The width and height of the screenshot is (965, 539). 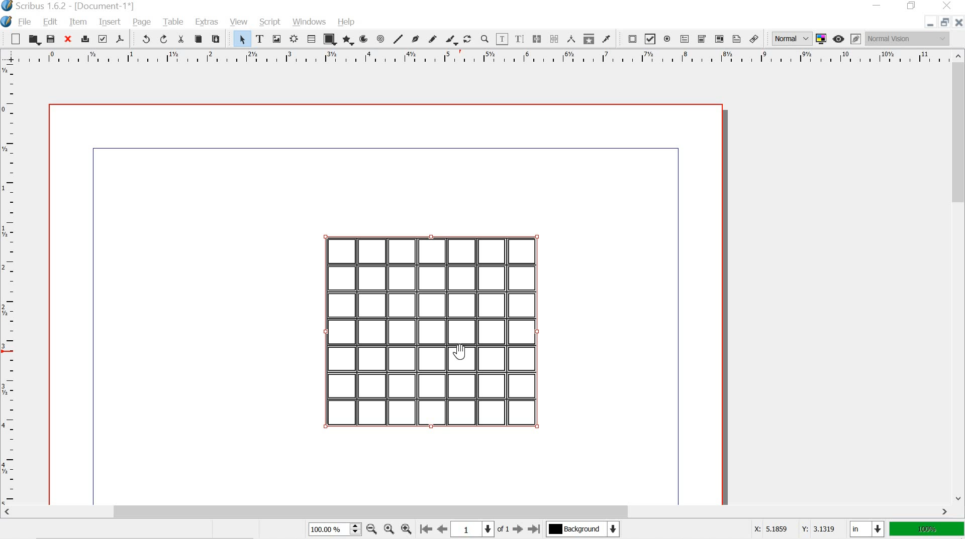 What do you see at coordinates (943, 21) in the screenshot?
I see `restore down` at bounding box center [943, 21].